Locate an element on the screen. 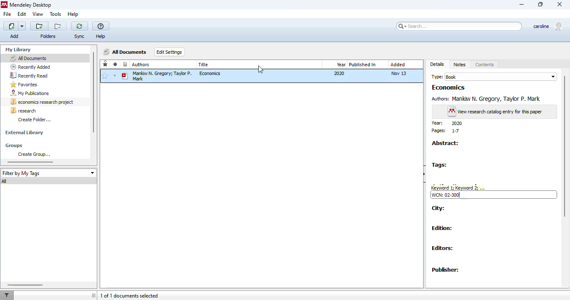 The height and width of the screenshot is (300, 570). favorites is located at coordinates (24, 85).